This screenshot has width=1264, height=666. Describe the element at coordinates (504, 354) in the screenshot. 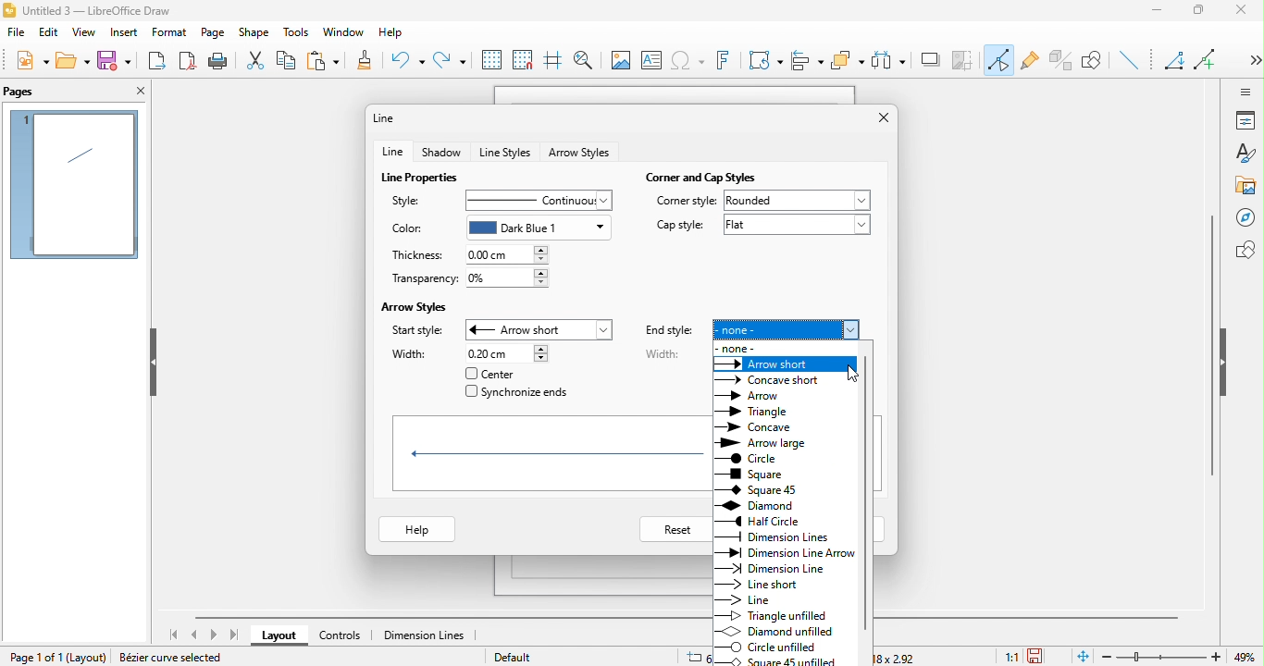

I see `0.20 cm` at that location.